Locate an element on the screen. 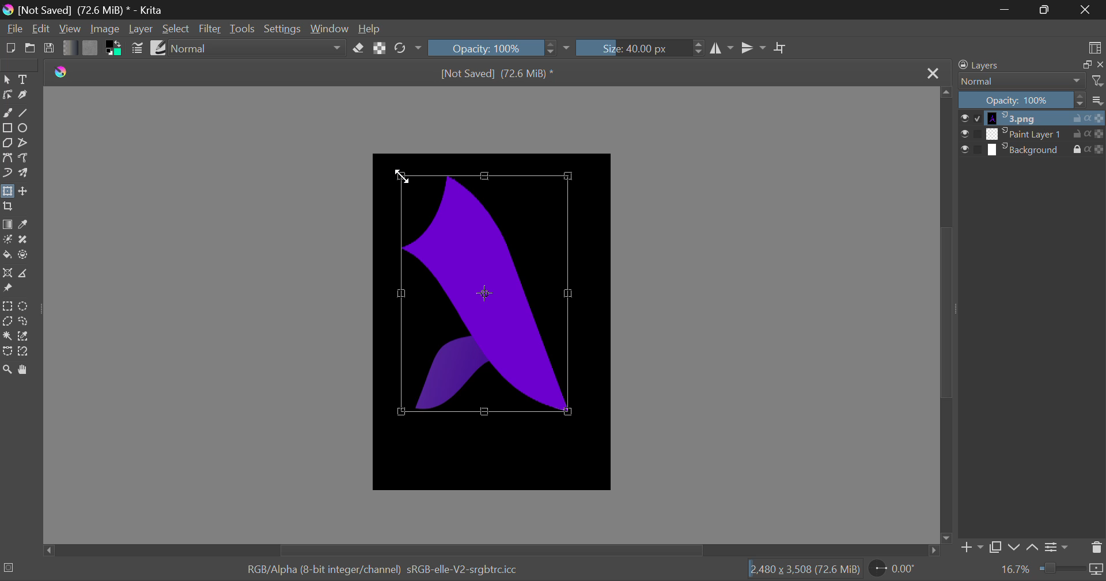 This screenshot has height=581, width=1106. close is located at coordinates (1099, 64).